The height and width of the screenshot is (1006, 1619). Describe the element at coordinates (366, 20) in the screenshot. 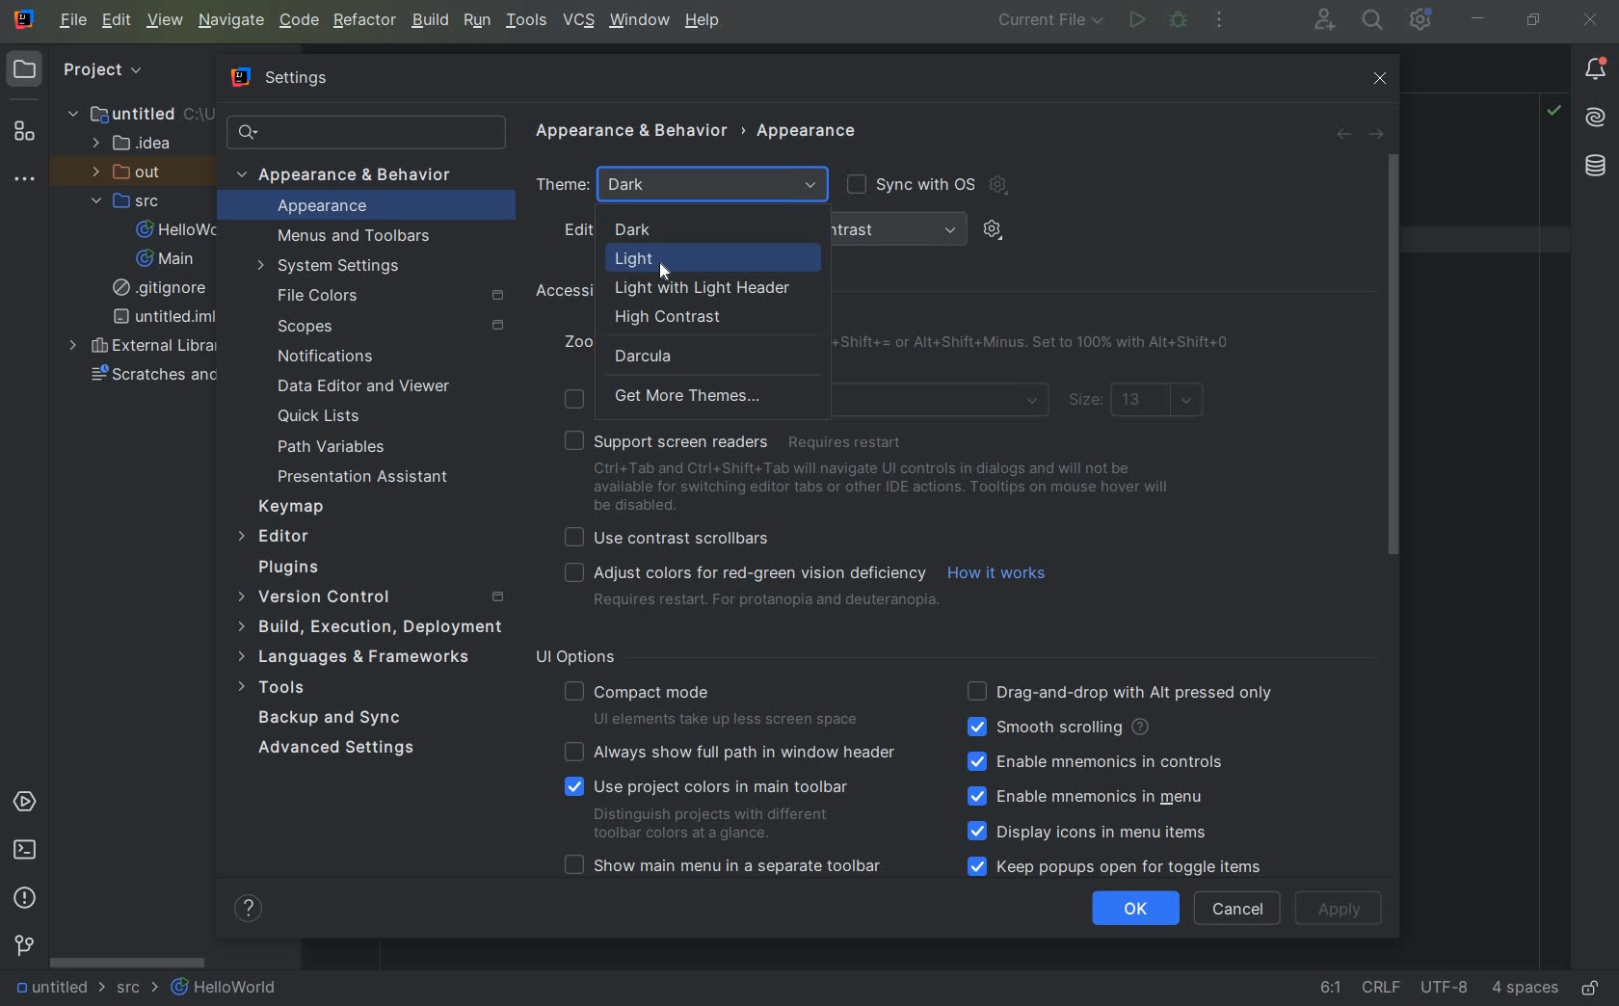

I see `REFACTOR` at that location.